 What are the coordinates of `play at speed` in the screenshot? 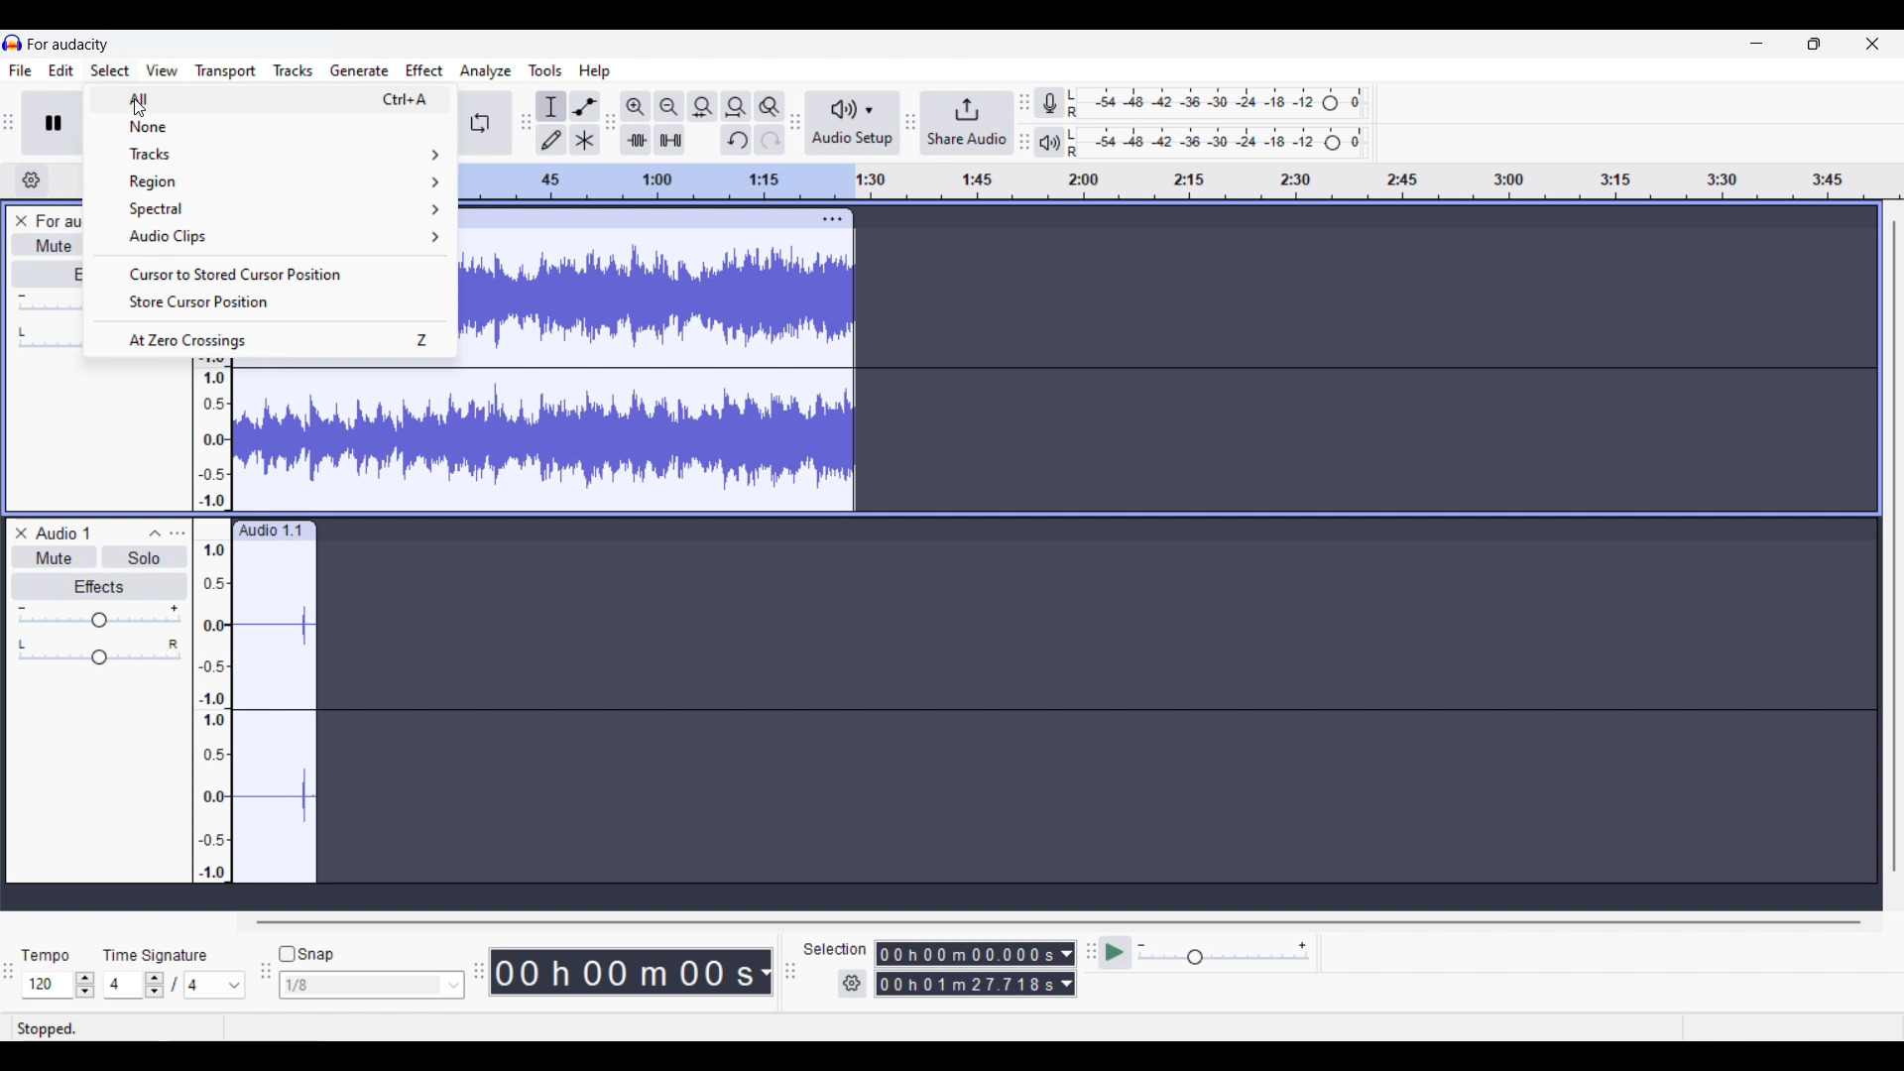 It's located at (1116, 952).